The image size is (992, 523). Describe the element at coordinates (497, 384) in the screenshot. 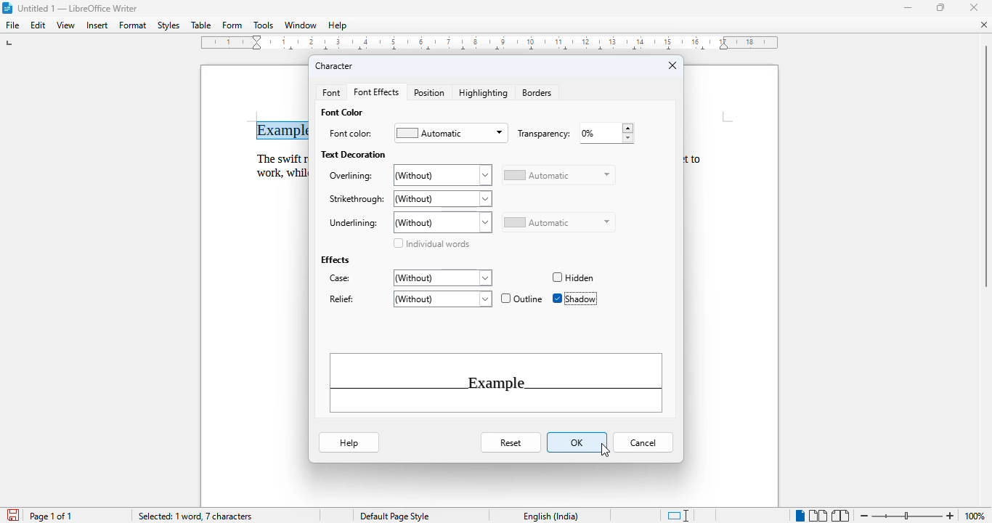

I see `Example (preview)` at that location.